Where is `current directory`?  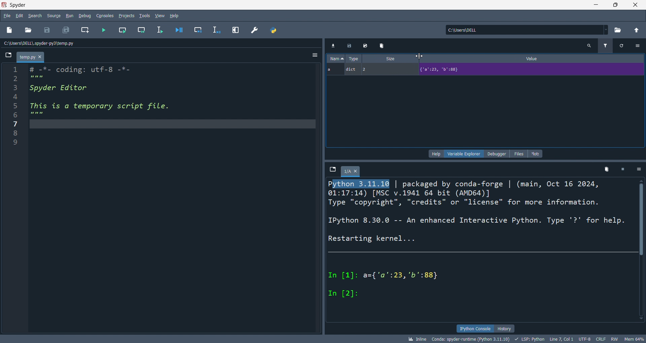 current directory is located at coordinates (524, 30).